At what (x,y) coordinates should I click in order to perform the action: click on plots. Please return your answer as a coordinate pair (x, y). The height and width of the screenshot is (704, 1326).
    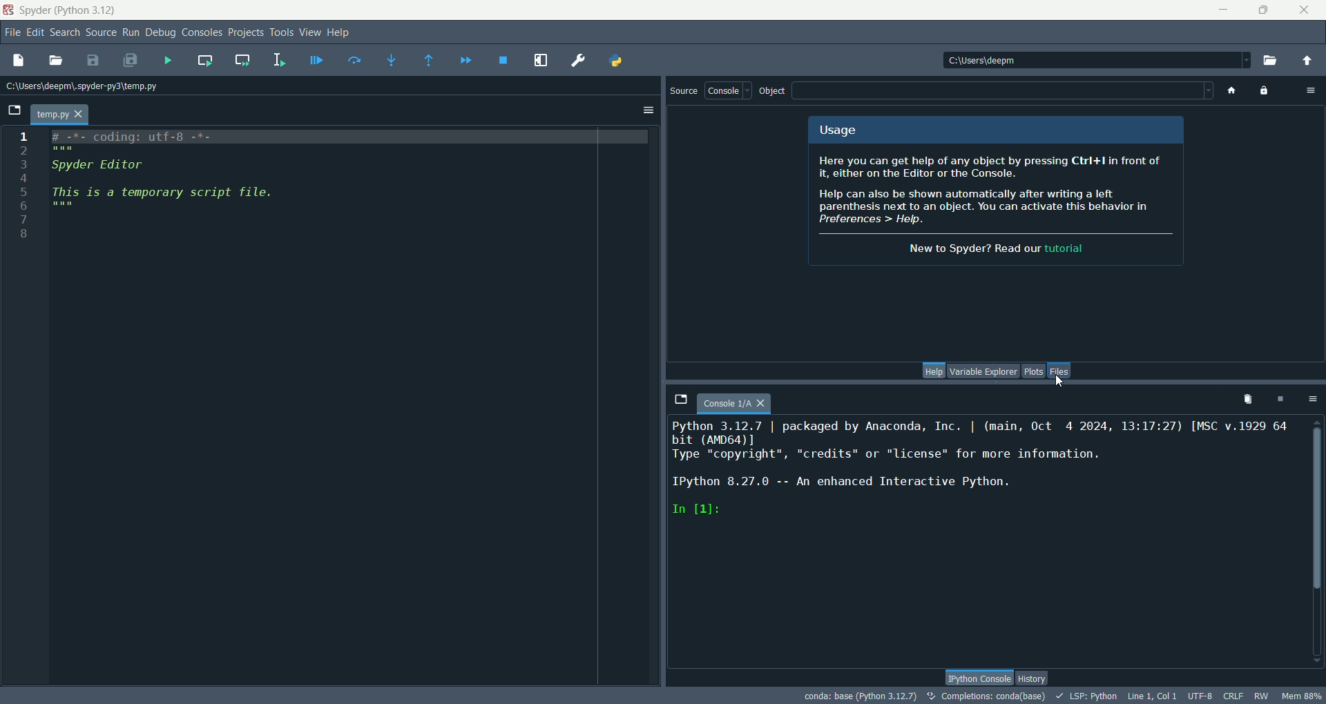
    Looking at the image, I should click on (1033, 371).